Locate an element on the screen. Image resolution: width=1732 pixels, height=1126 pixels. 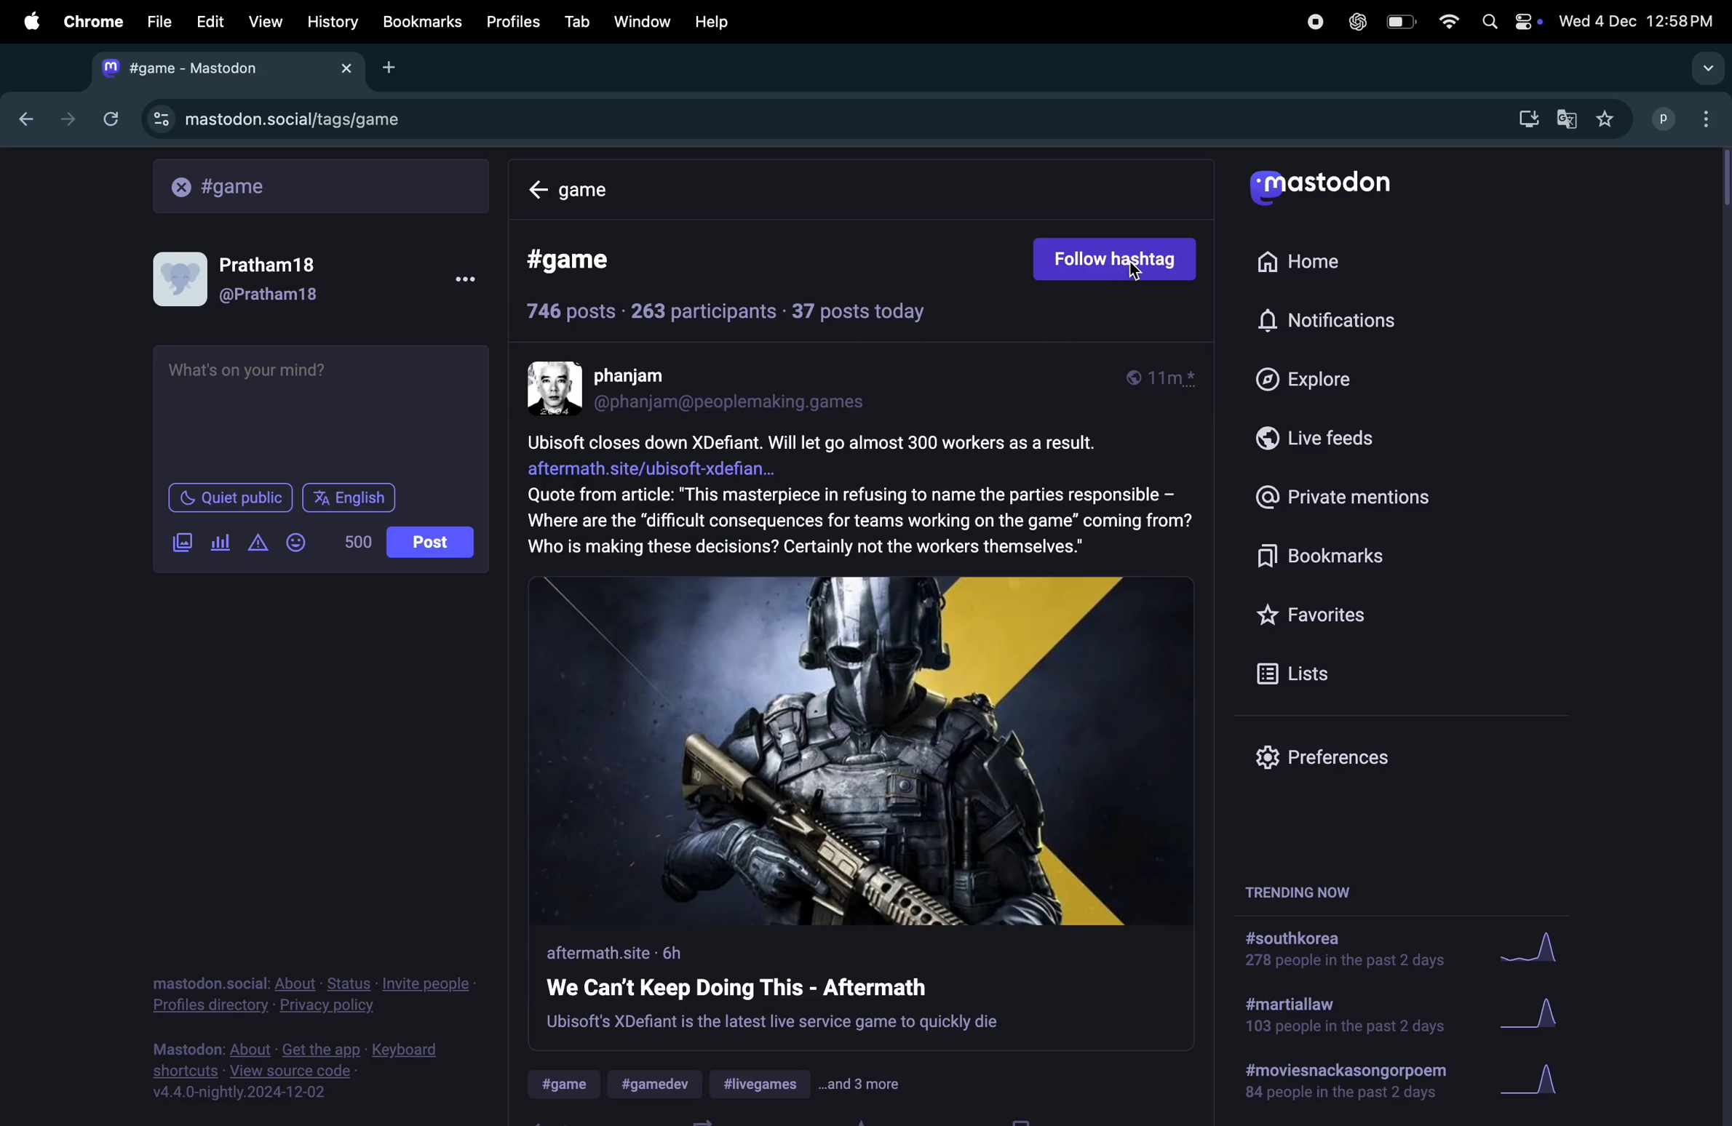
Game image is located at coordinates (863, 748).